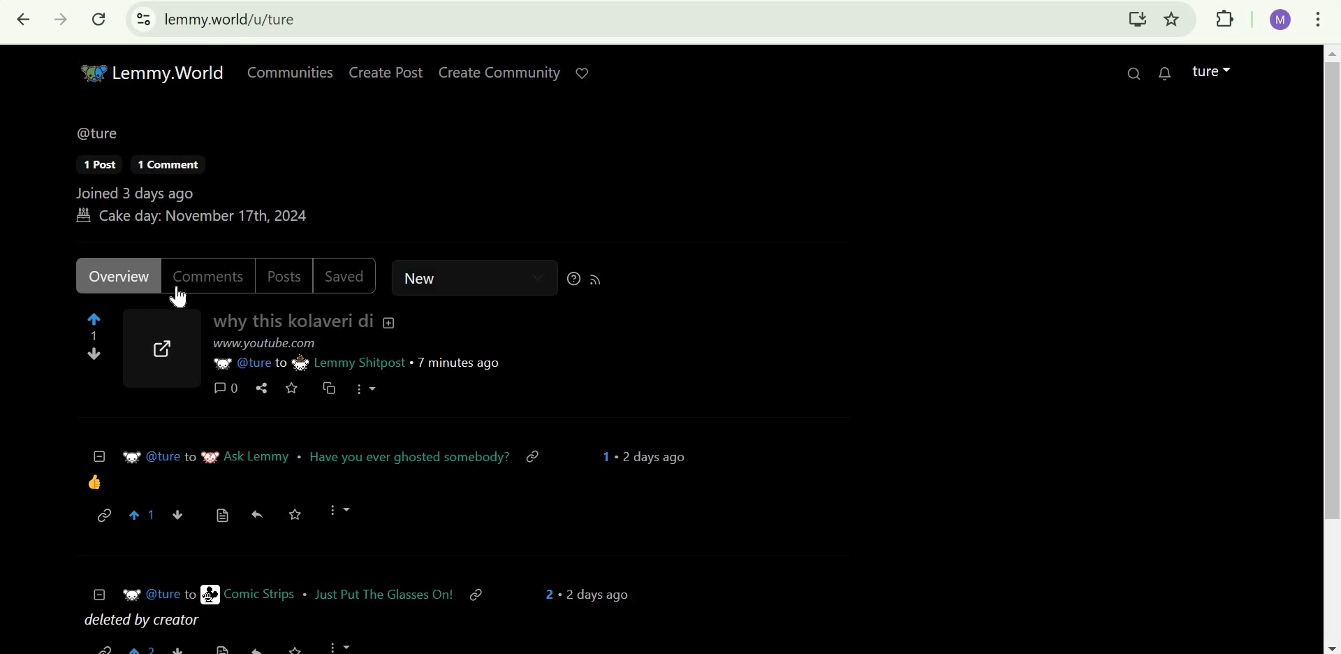 This screenshot has height=654, width=1341. Describe the element at coordinates (409, 458) in the screenshot. I see `post headline` at that location.